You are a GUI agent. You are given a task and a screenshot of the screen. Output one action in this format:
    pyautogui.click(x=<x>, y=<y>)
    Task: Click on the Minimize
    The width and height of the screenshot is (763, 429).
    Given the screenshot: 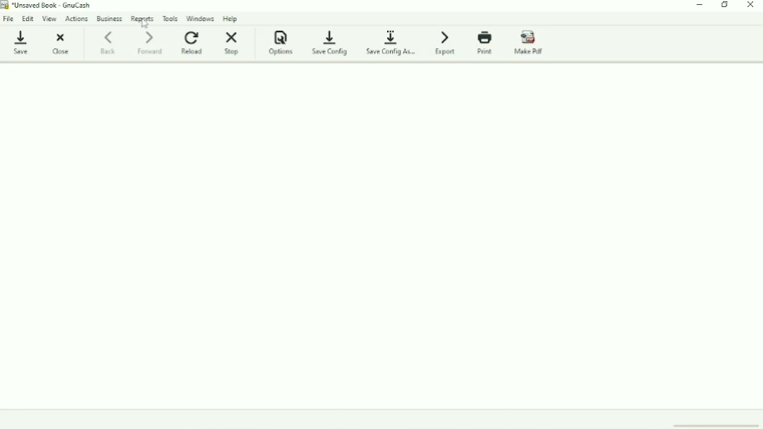 What is the action you would take?
    pyautogui.click(x=702, y=6)
    